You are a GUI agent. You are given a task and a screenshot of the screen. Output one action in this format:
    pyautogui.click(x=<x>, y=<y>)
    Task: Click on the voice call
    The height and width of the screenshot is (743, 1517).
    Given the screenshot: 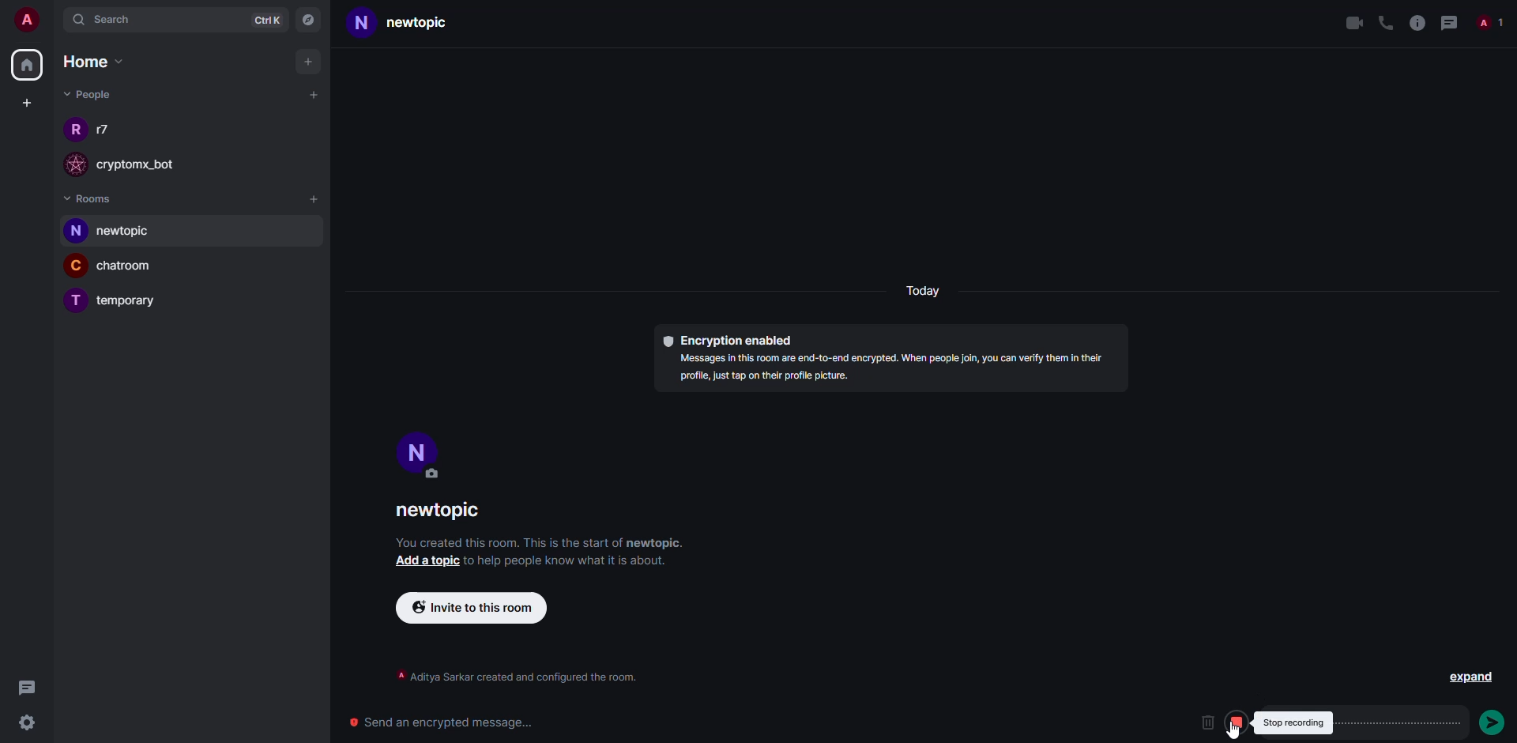 What is the action you would take?
    pyautogui.click(x=1383, y=22)
    